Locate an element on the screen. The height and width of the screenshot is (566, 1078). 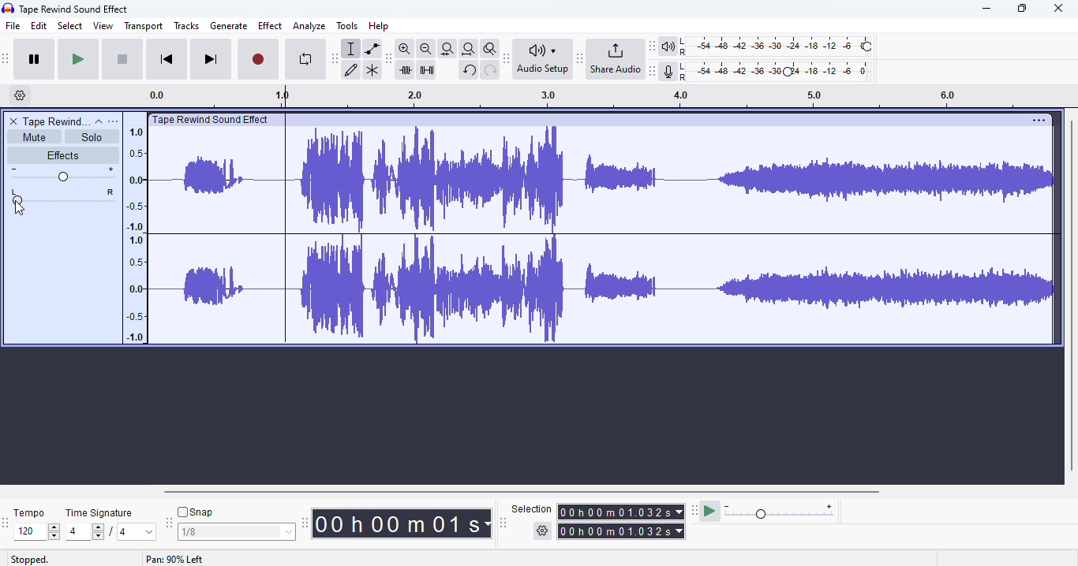
help is located at coordinates (378, 26).